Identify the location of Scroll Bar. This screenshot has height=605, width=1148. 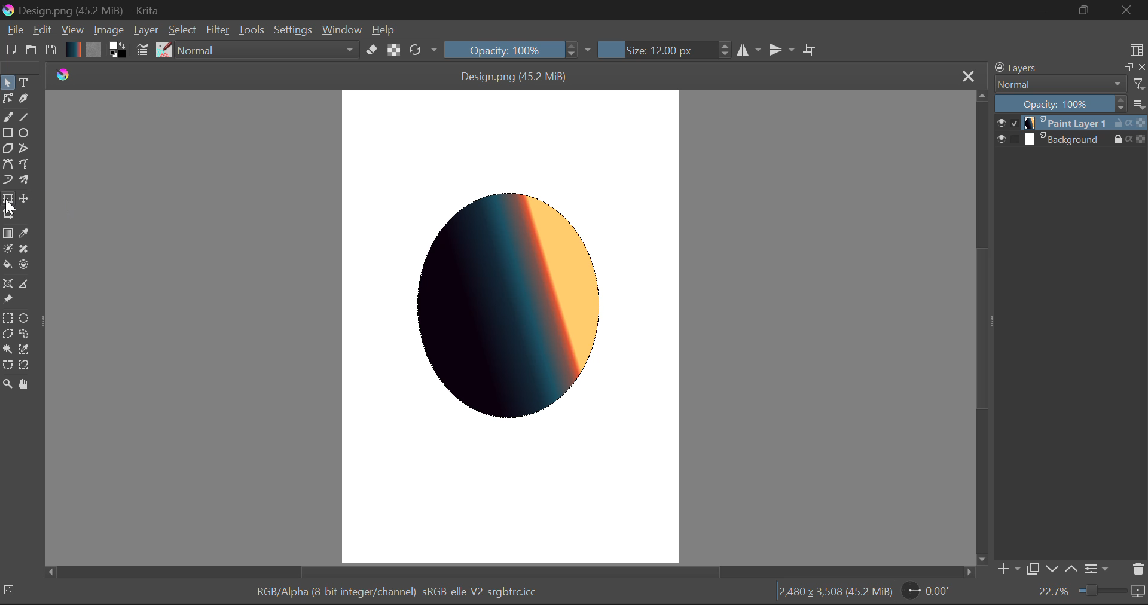
(512, 573).